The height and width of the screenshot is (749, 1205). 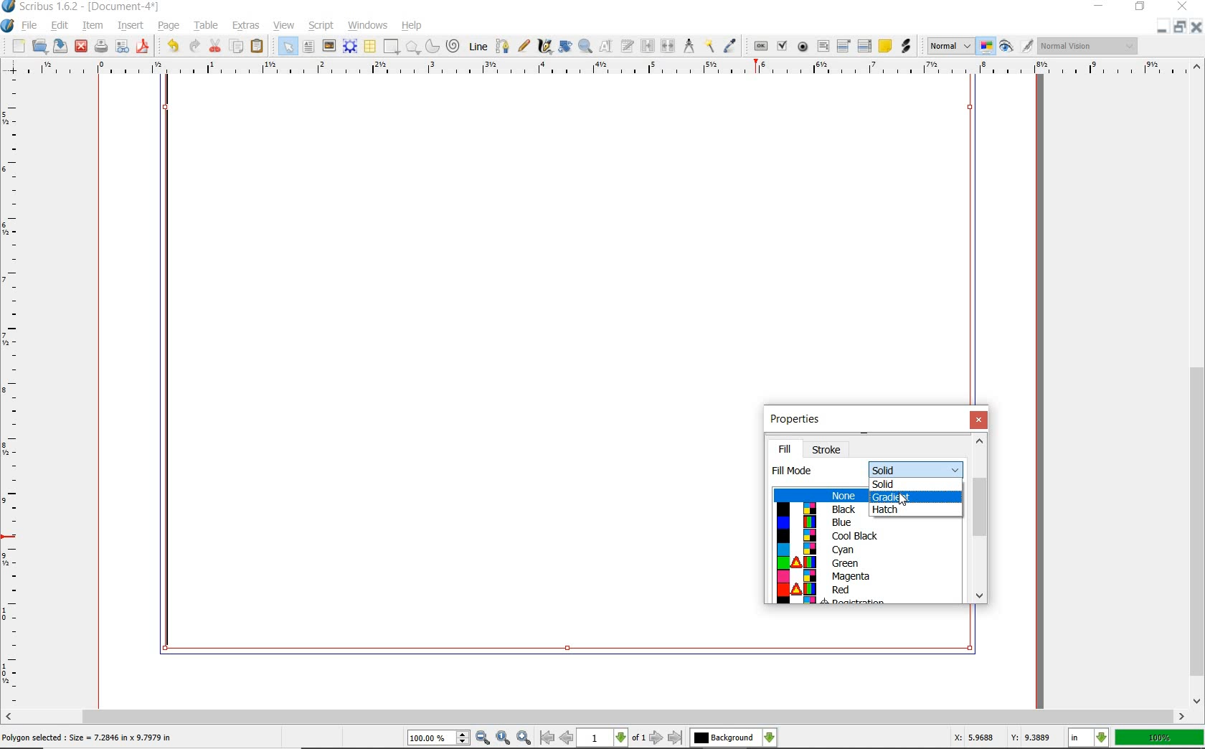 What do you see at coordinates (524, 738) in the screenshot?
I see `zoom in` at bounding box center [524, 738].